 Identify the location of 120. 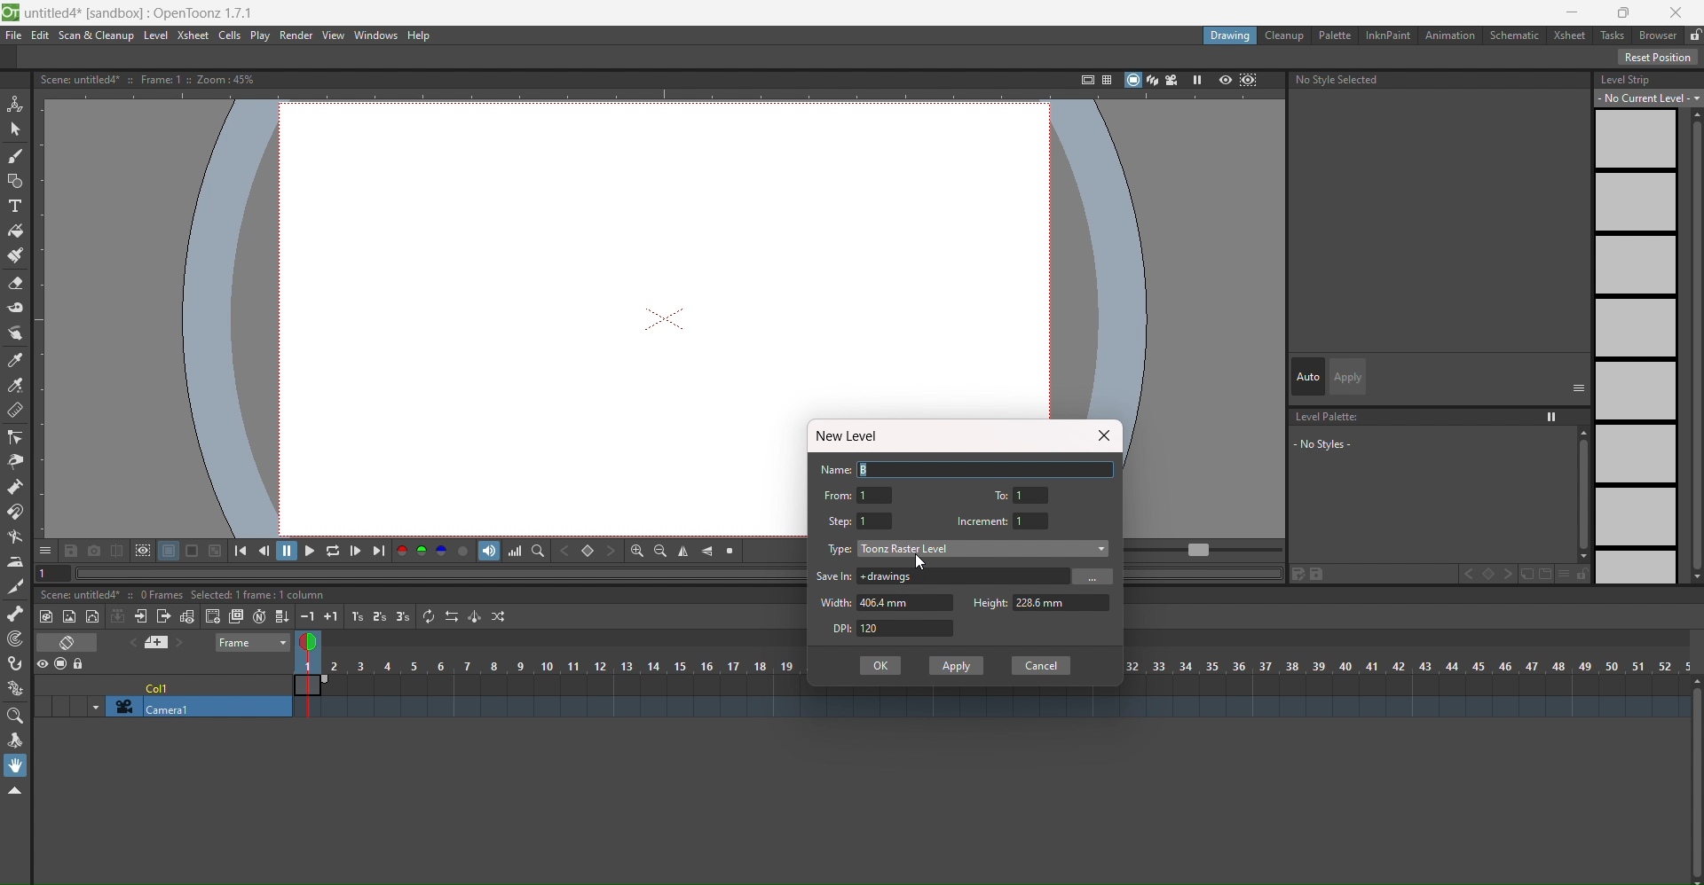
(908, 629).